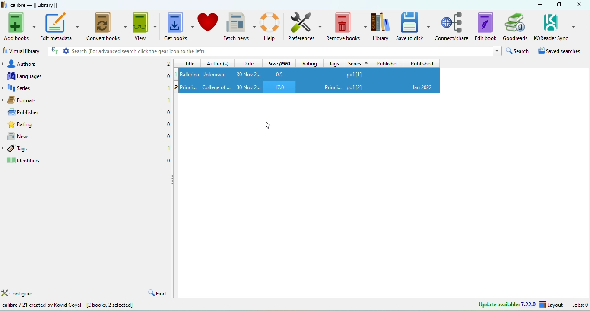 Image resolution: width=590 pixels, height=311 pixels. I want to click on jan 2022, so click(423, 87).